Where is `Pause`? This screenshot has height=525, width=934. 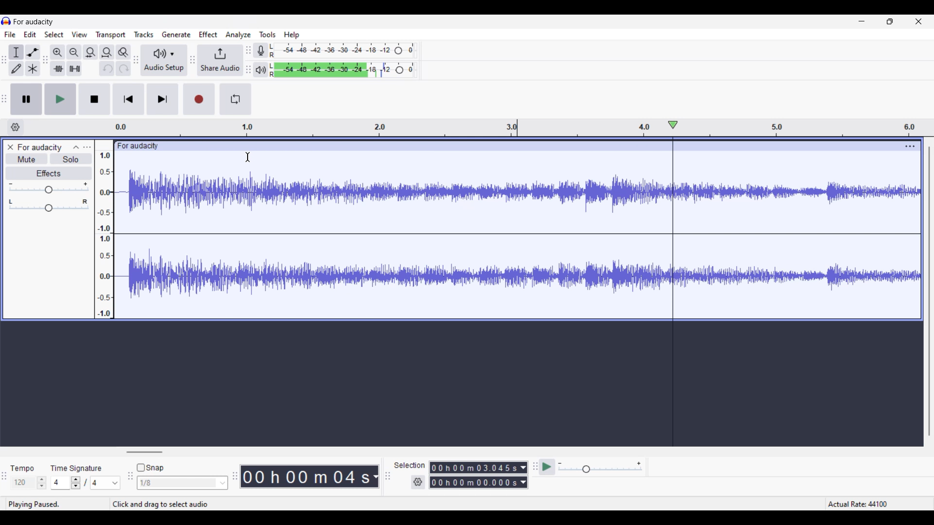 Pause is located at coordinates (26, 99).